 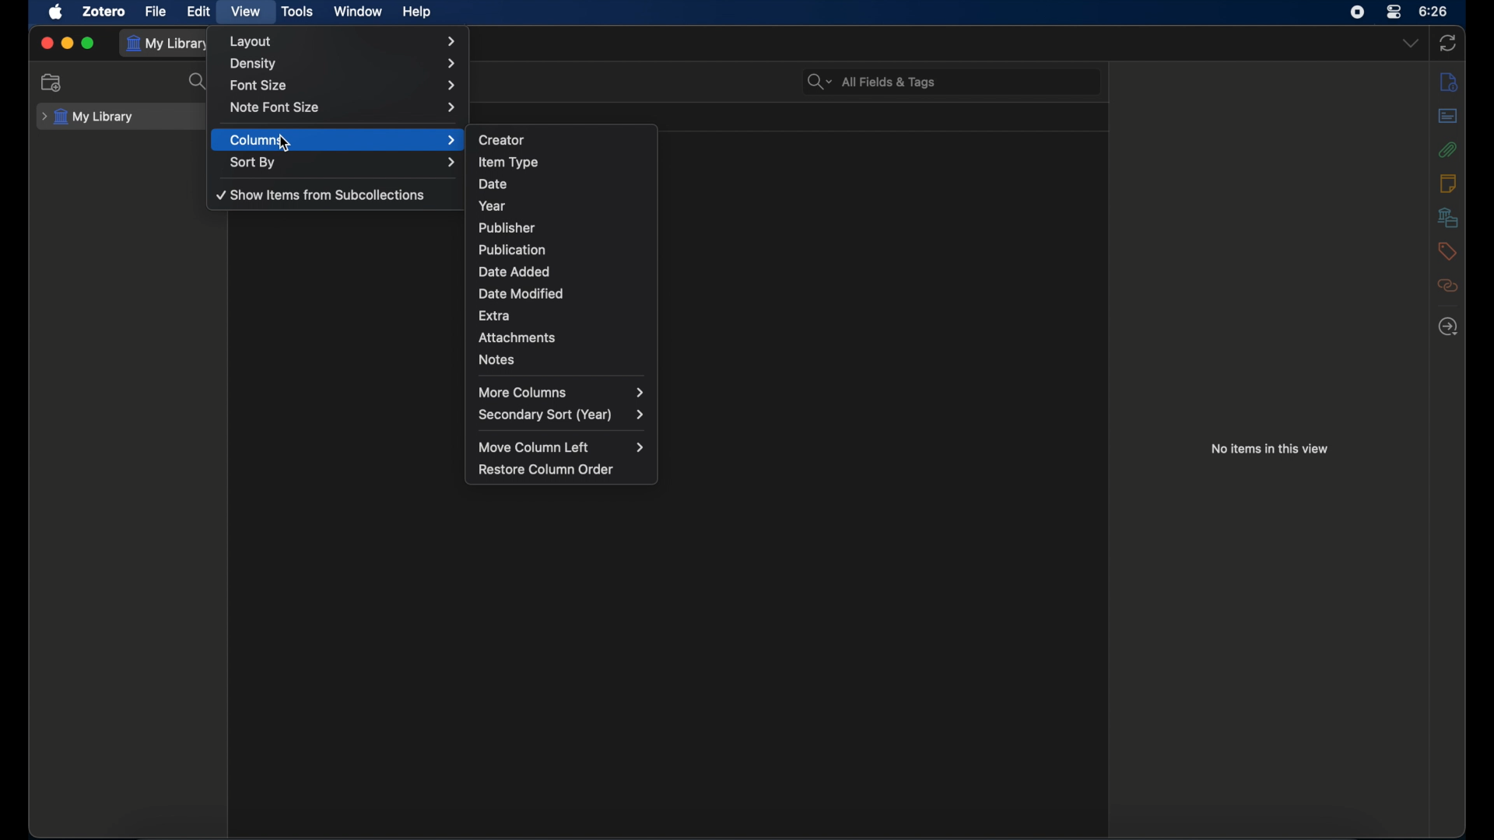 I want to click on date modified, so click(x=562, y=293).